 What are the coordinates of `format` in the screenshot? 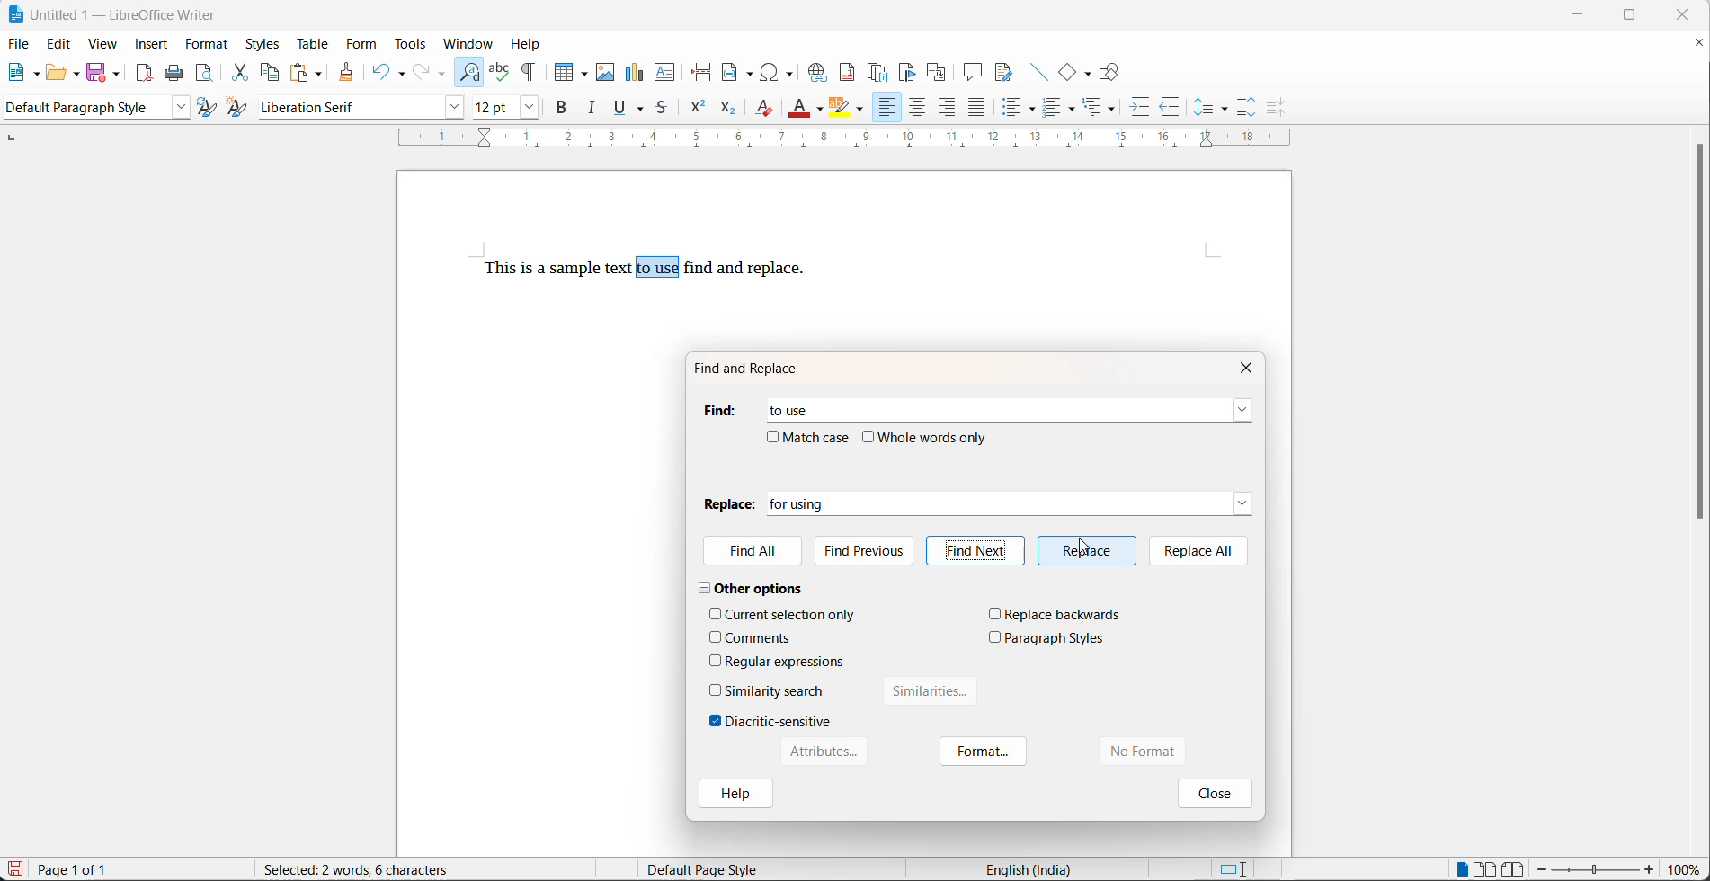 It's located at (984, 752).